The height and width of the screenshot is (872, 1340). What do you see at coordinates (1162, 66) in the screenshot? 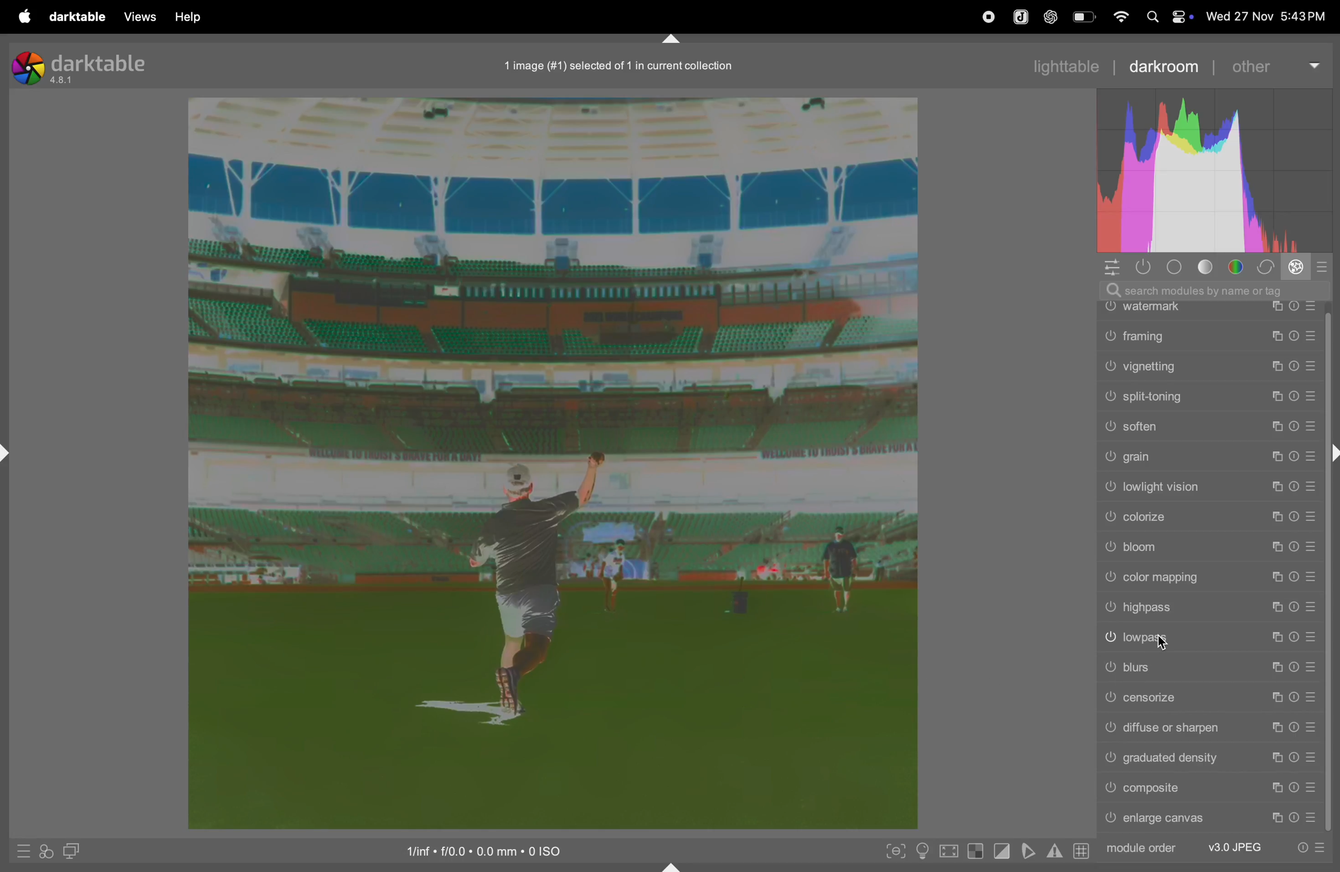
I see `darkroom` at bounding box center [1162, 66].